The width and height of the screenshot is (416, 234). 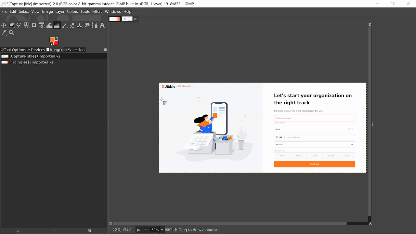 I want to click on Wrap text tool, so click(x=49, y=25).